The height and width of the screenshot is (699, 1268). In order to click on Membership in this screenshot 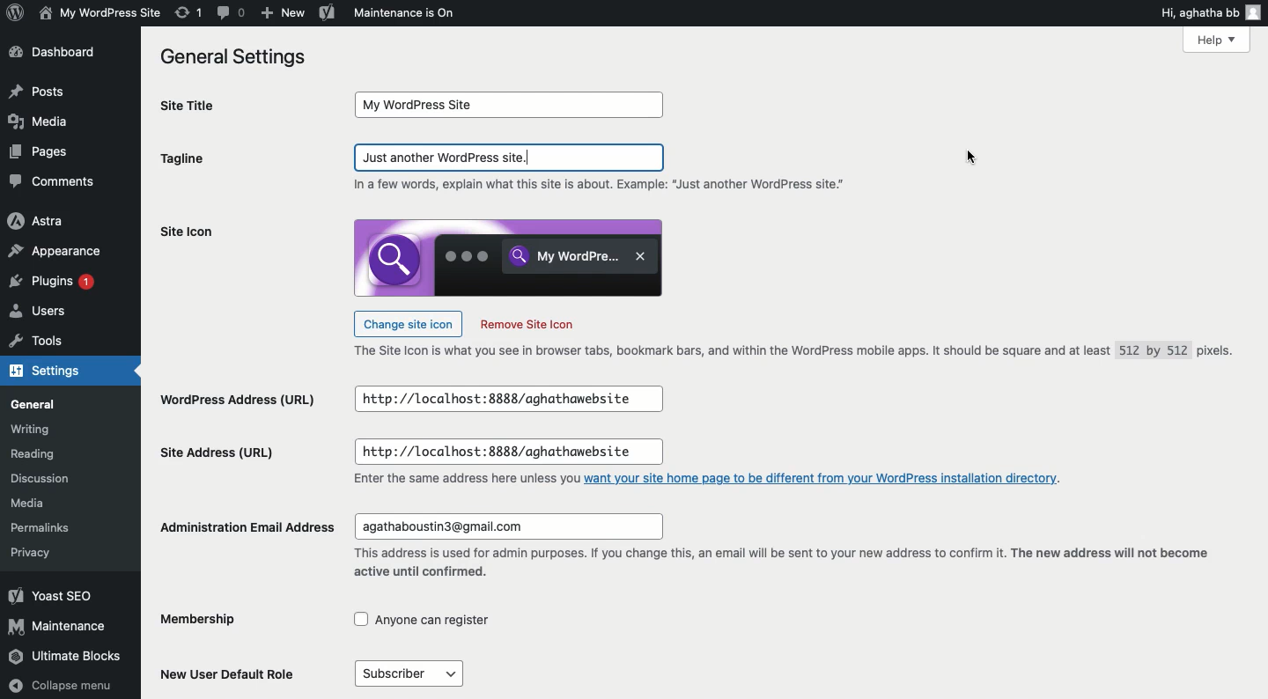, I will do `click(214, 621)`.